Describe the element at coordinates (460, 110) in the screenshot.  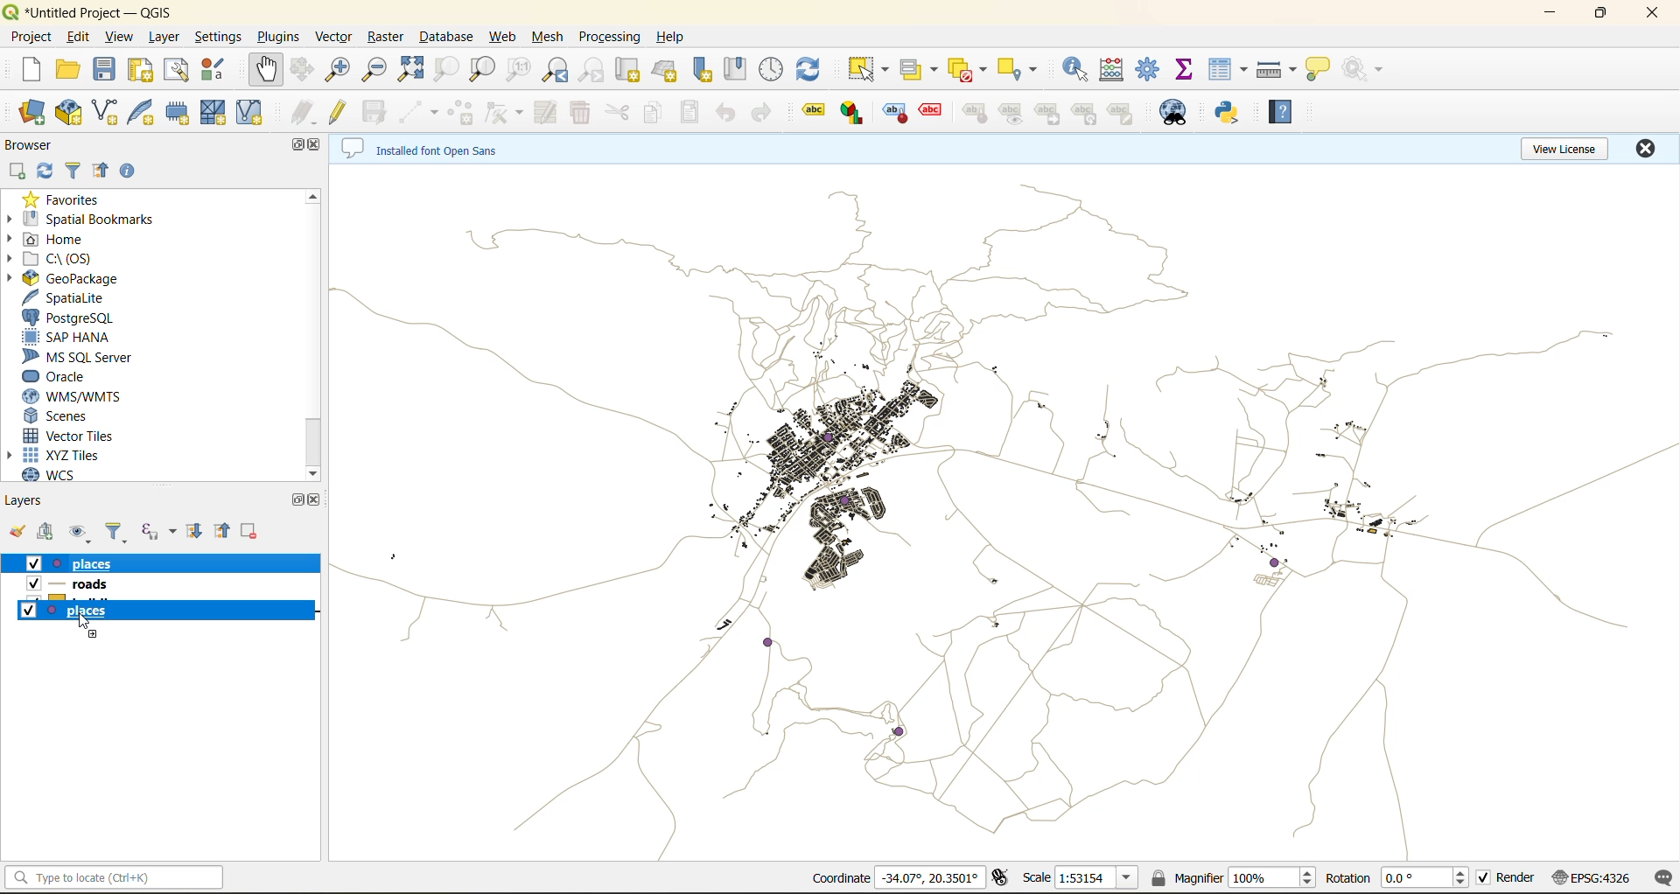
I see `add polygon` at that location.